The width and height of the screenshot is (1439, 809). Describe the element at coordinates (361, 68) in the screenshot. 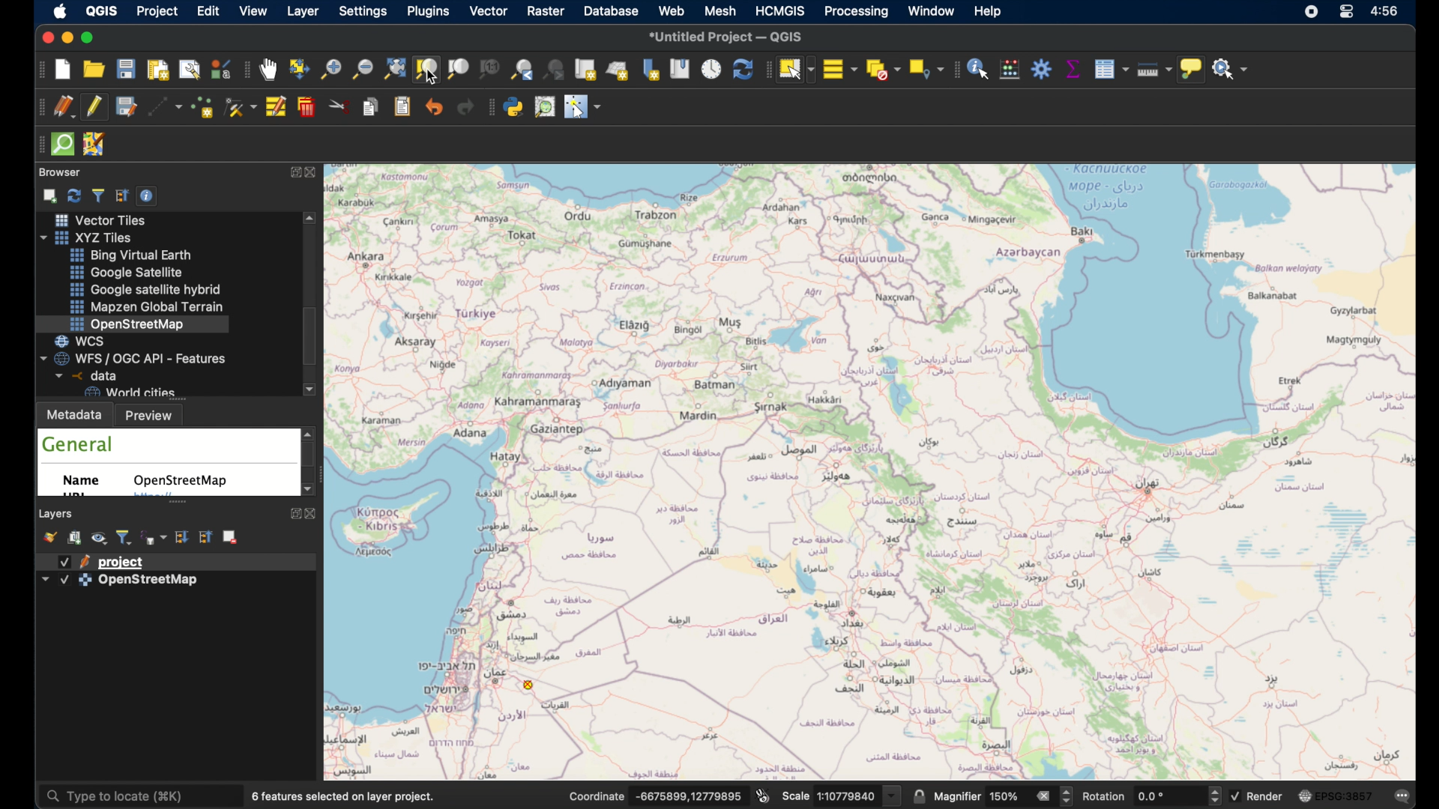

I see `zoom out` at that location.